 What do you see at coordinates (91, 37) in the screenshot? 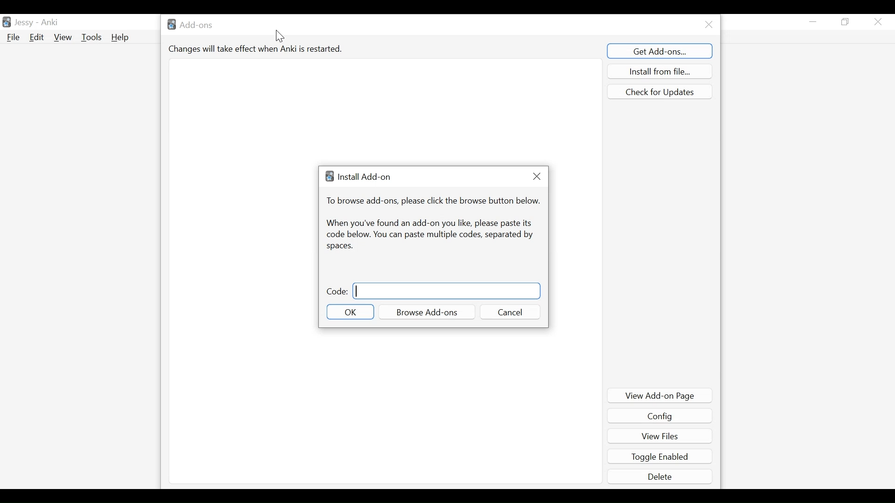
I see `Tools` at bounding box center [91, 37].